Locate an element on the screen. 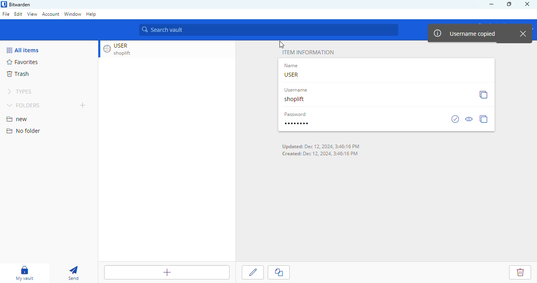 The height and width of the screenshot is (283, 537). Created: Dec 12, 2024, 3:46:16 PM is located at coordinates (321, 154).